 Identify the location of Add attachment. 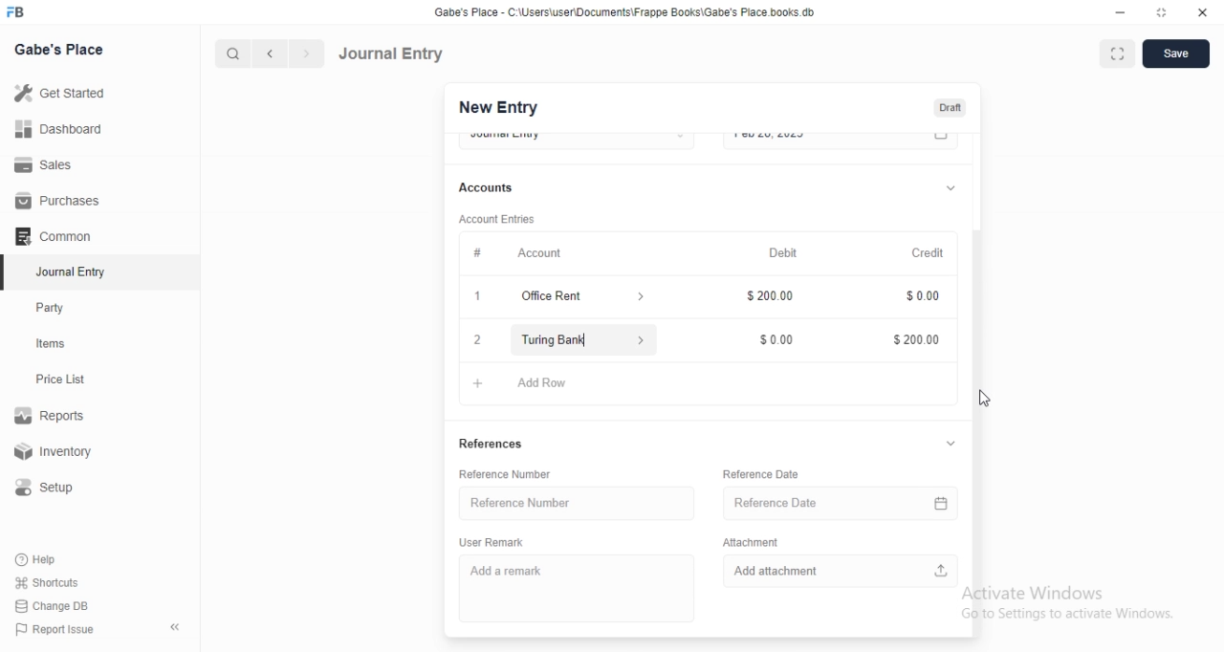
(843, 573).